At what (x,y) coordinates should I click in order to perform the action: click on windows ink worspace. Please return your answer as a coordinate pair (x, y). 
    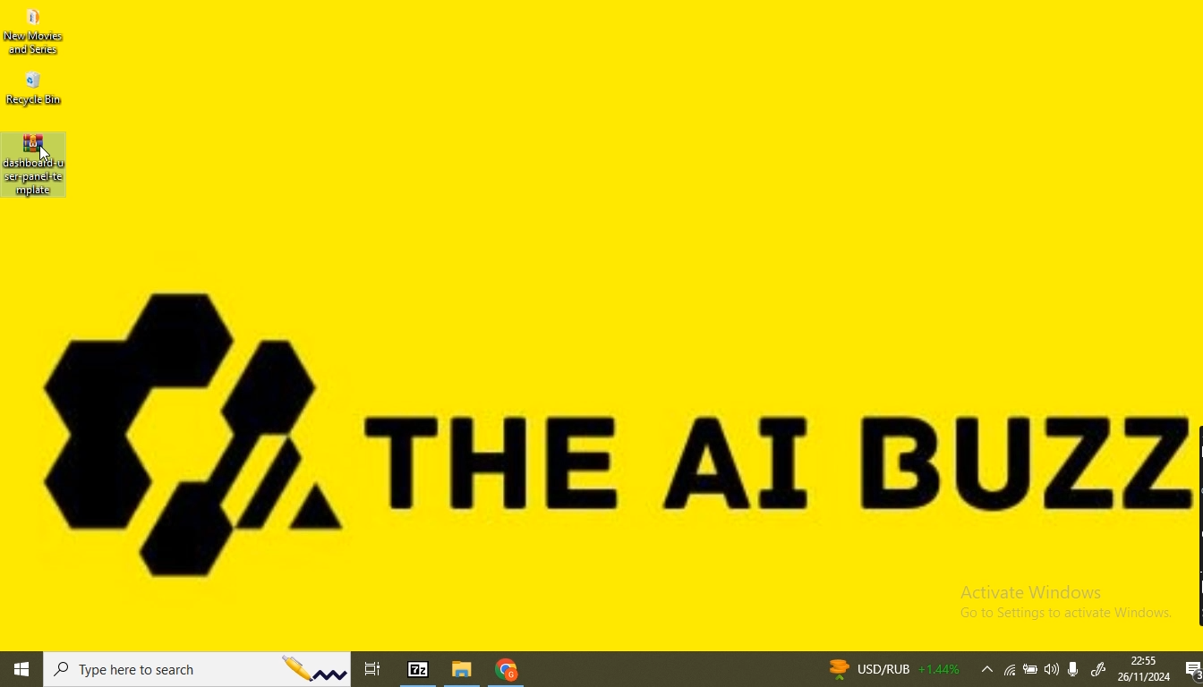
    Looking at the image, I should click on (1099, 671).